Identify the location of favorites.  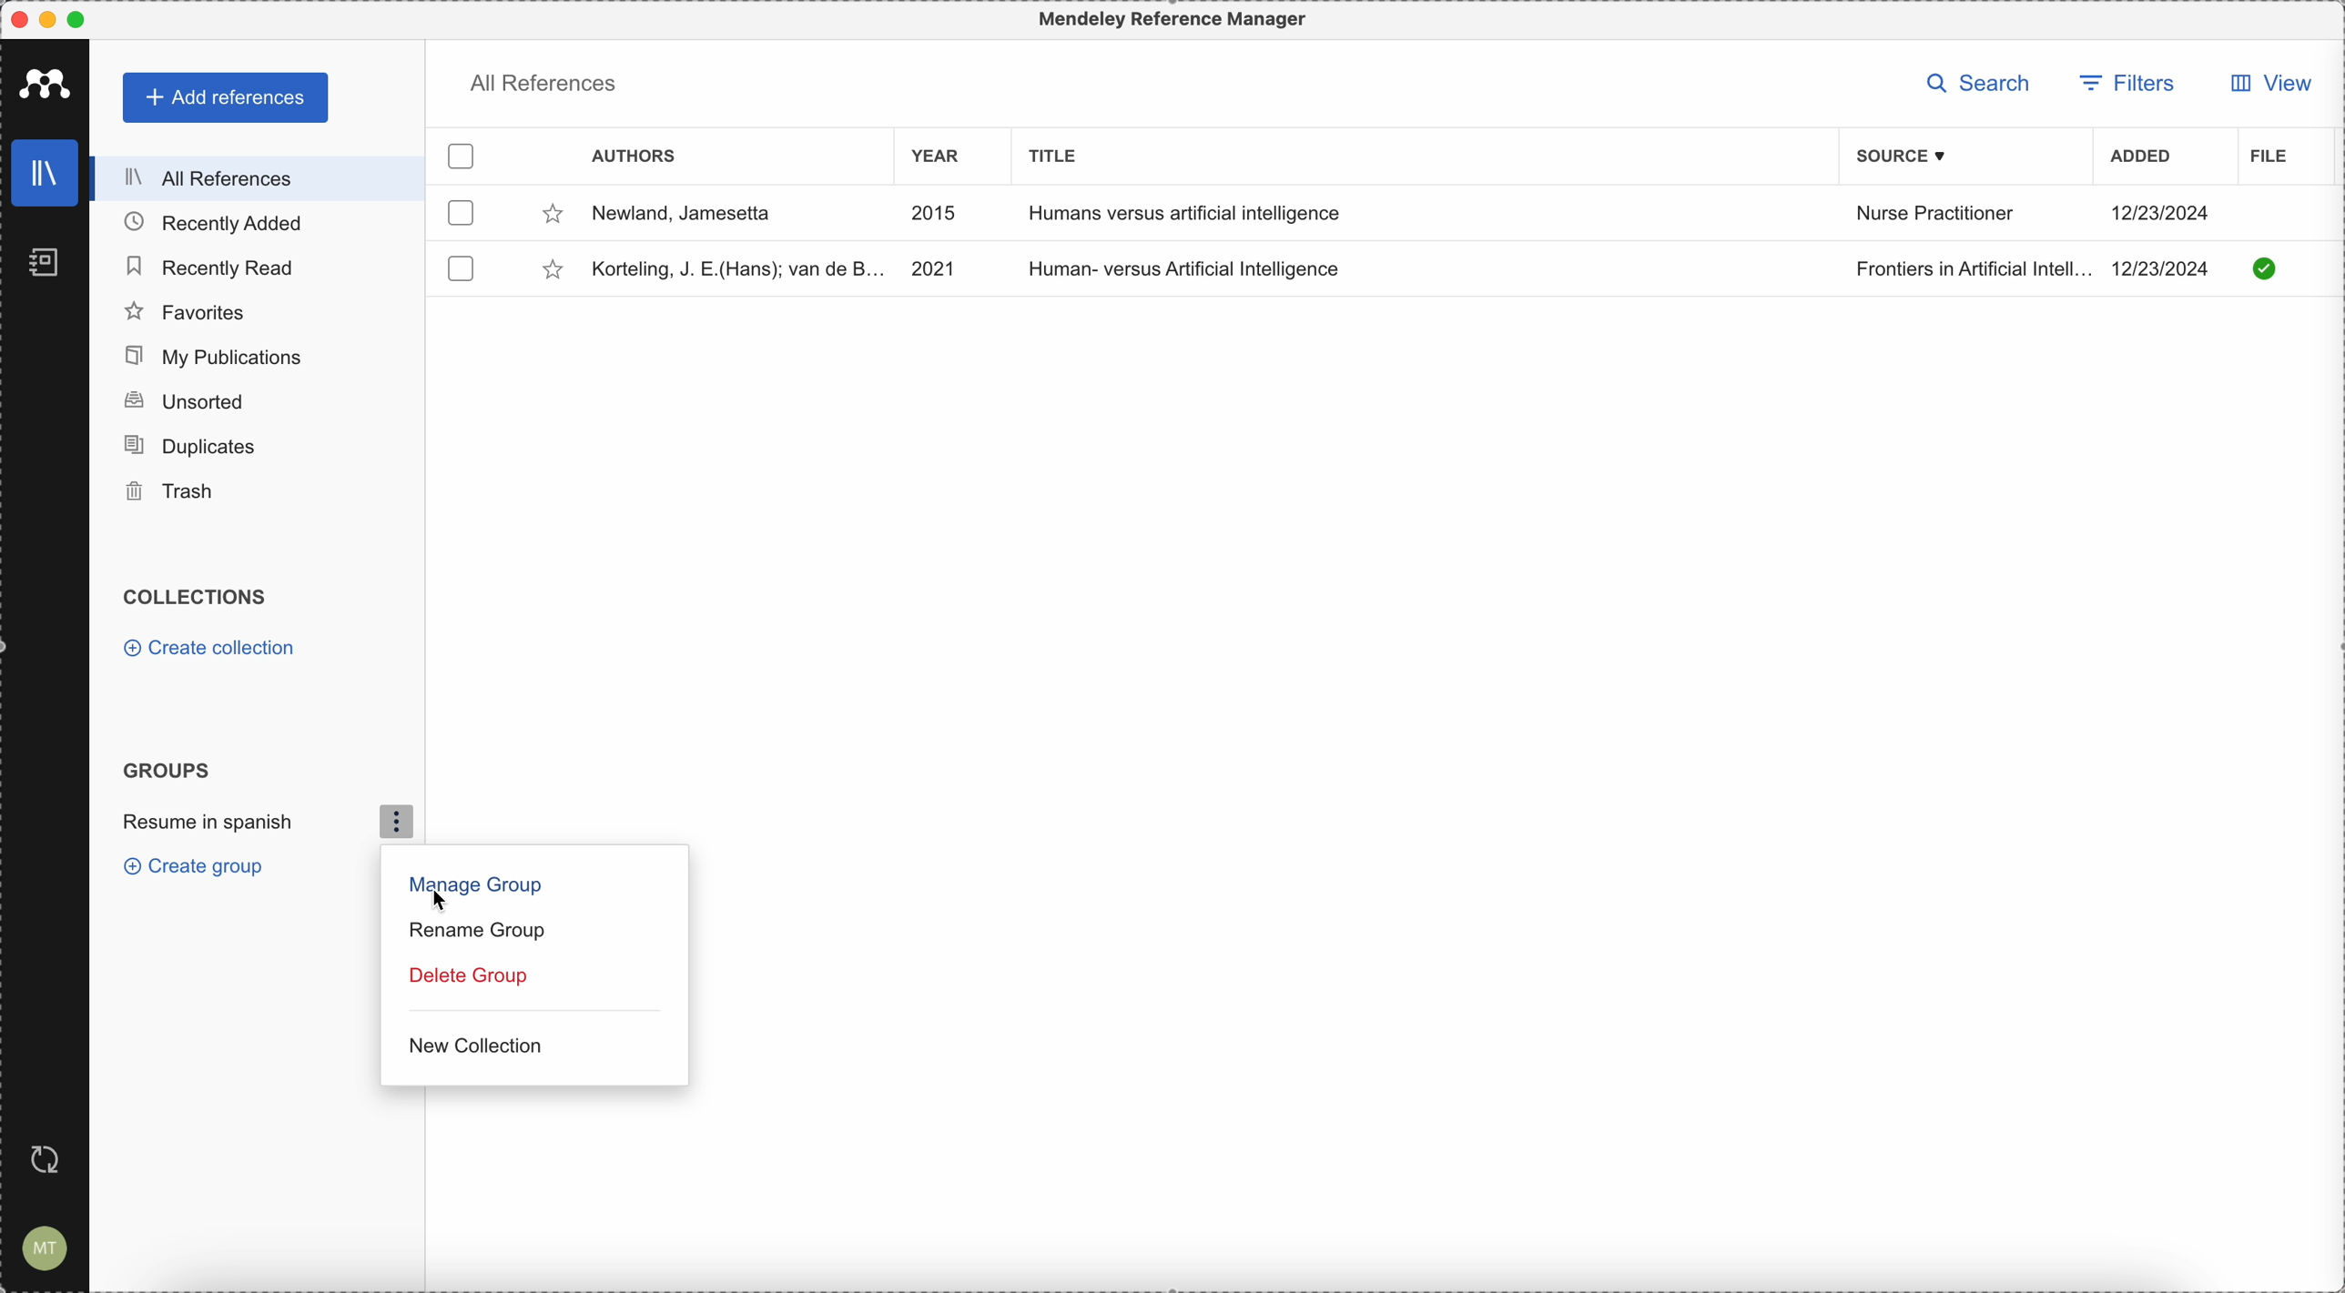
(188, 309).